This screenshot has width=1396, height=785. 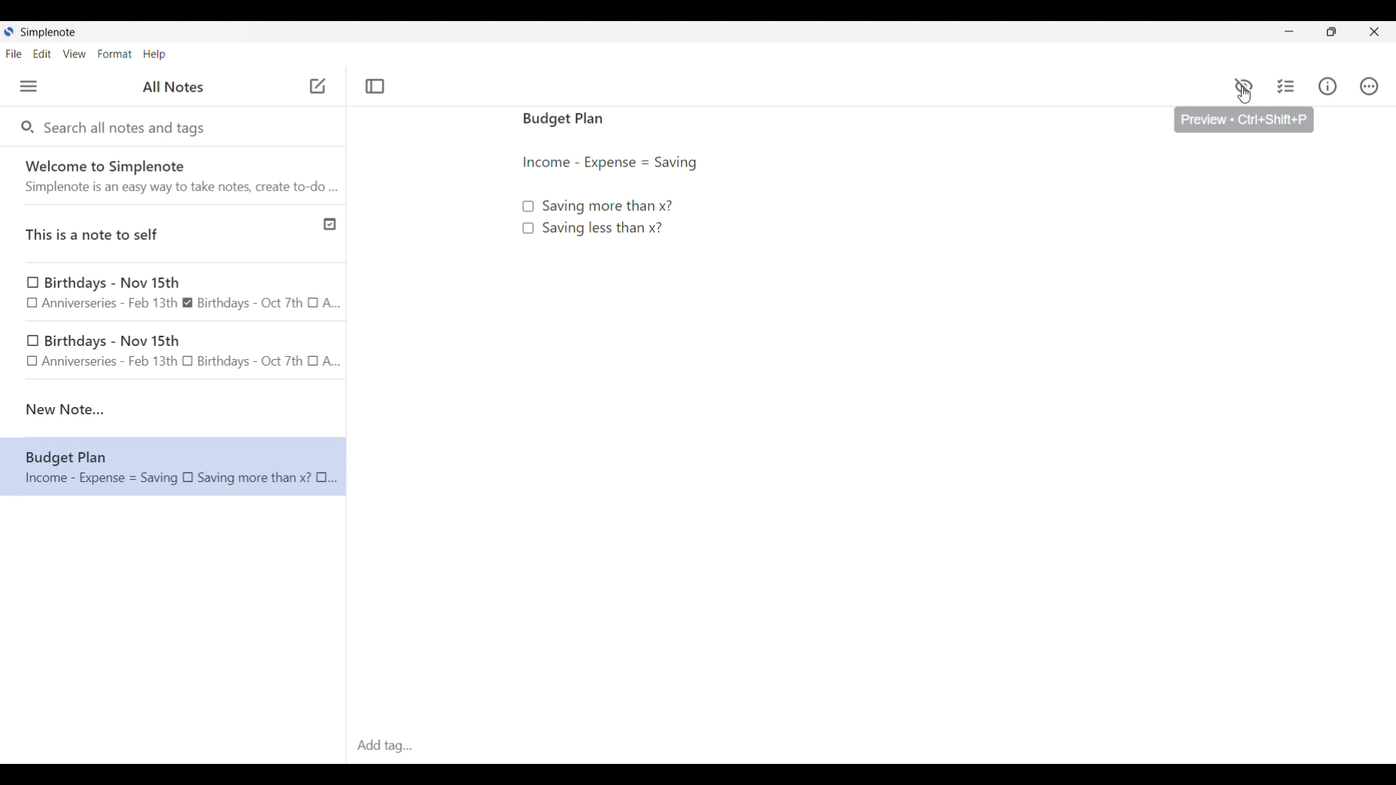 What do you see at coordinates (174, 234) in the screenshot?
I see `Published note indicated by check icon` at bounding box center [174, 234].